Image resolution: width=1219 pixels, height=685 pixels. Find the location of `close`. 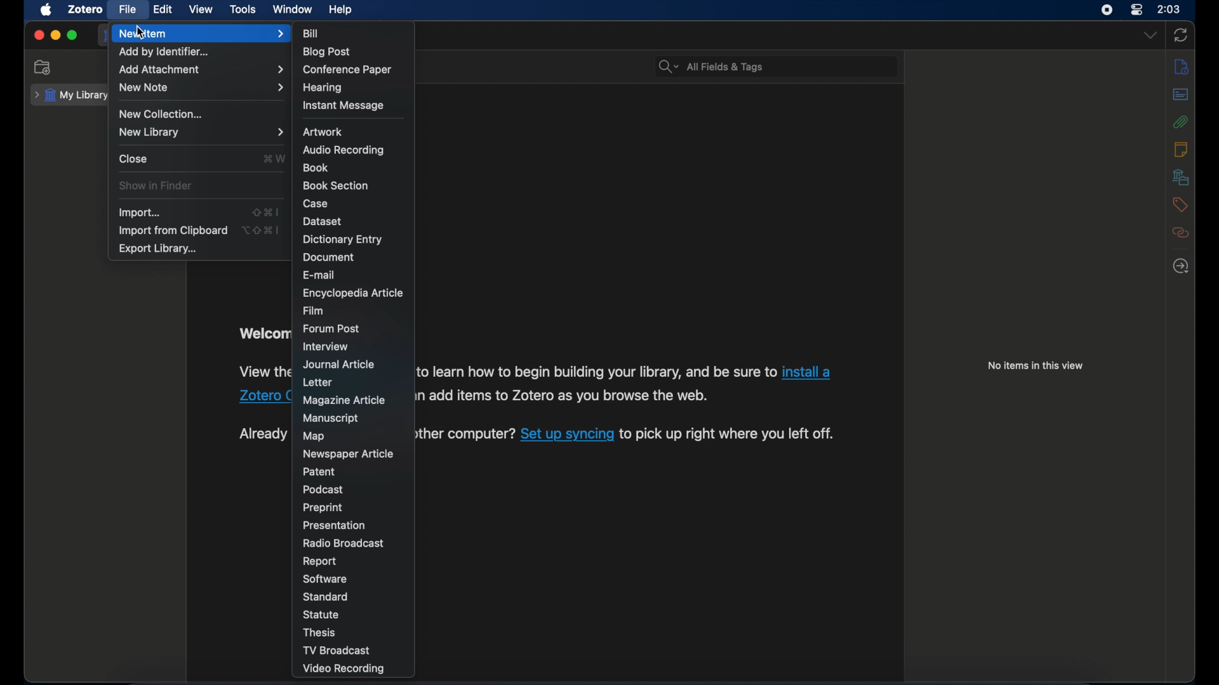

close is located at coordinates (133, 158).